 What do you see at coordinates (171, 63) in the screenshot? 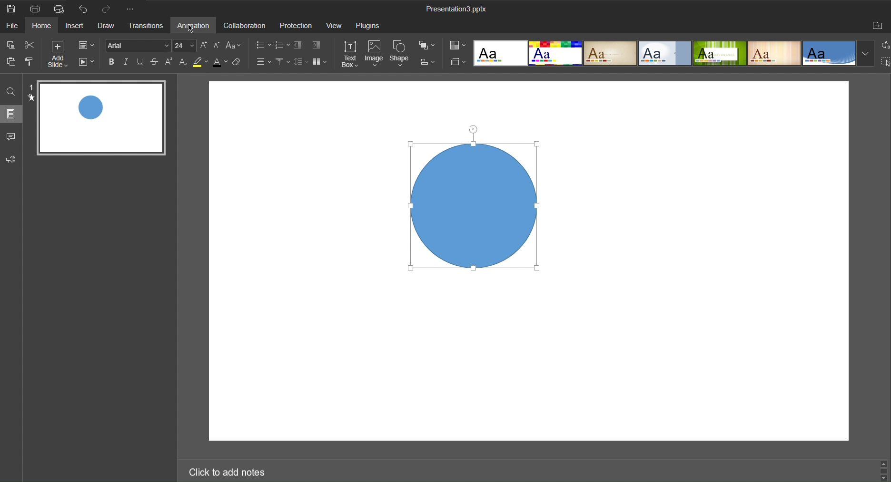
I see `Superscript` at bounding box center [171, 63].